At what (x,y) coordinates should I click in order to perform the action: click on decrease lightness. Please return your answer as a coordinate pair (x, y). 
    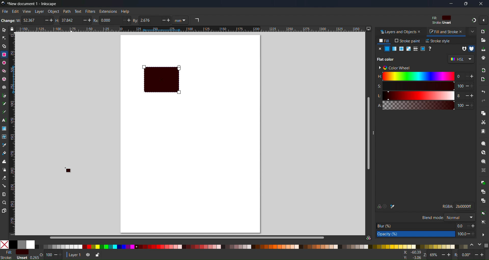
    Looking at the image, I should click on (466, 95).